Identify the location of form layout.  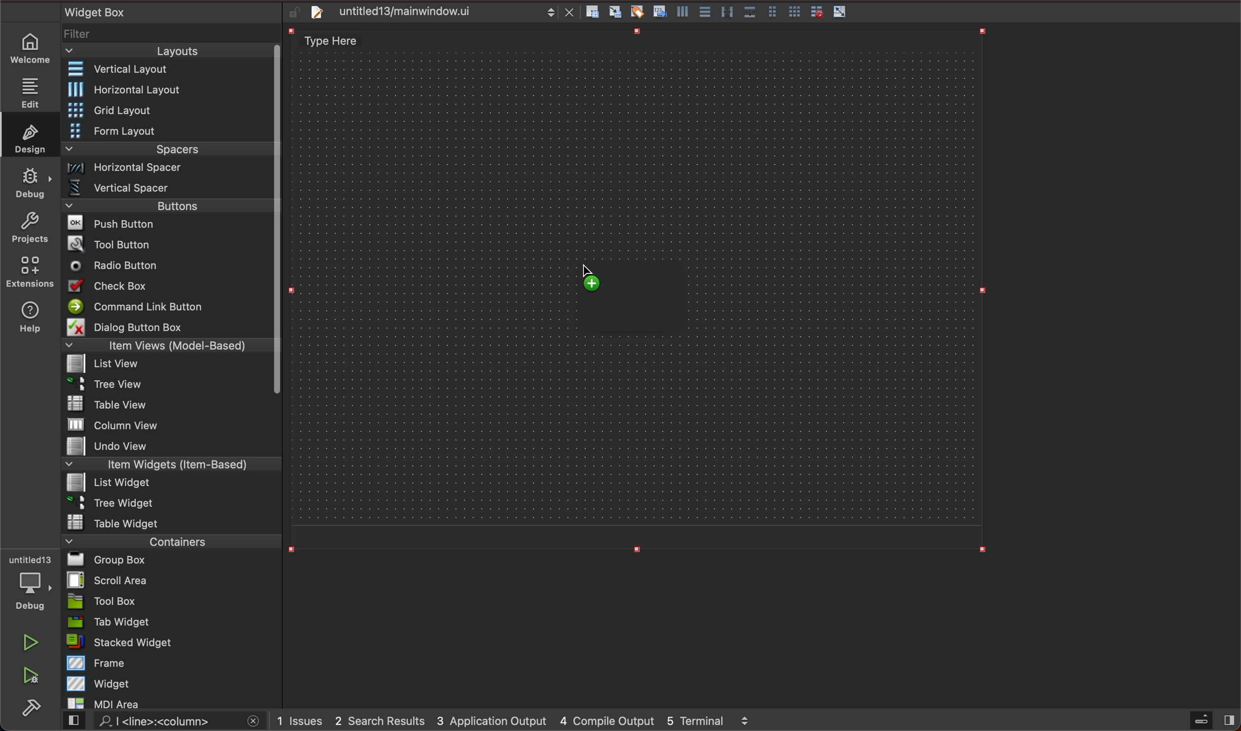
(168, 130).